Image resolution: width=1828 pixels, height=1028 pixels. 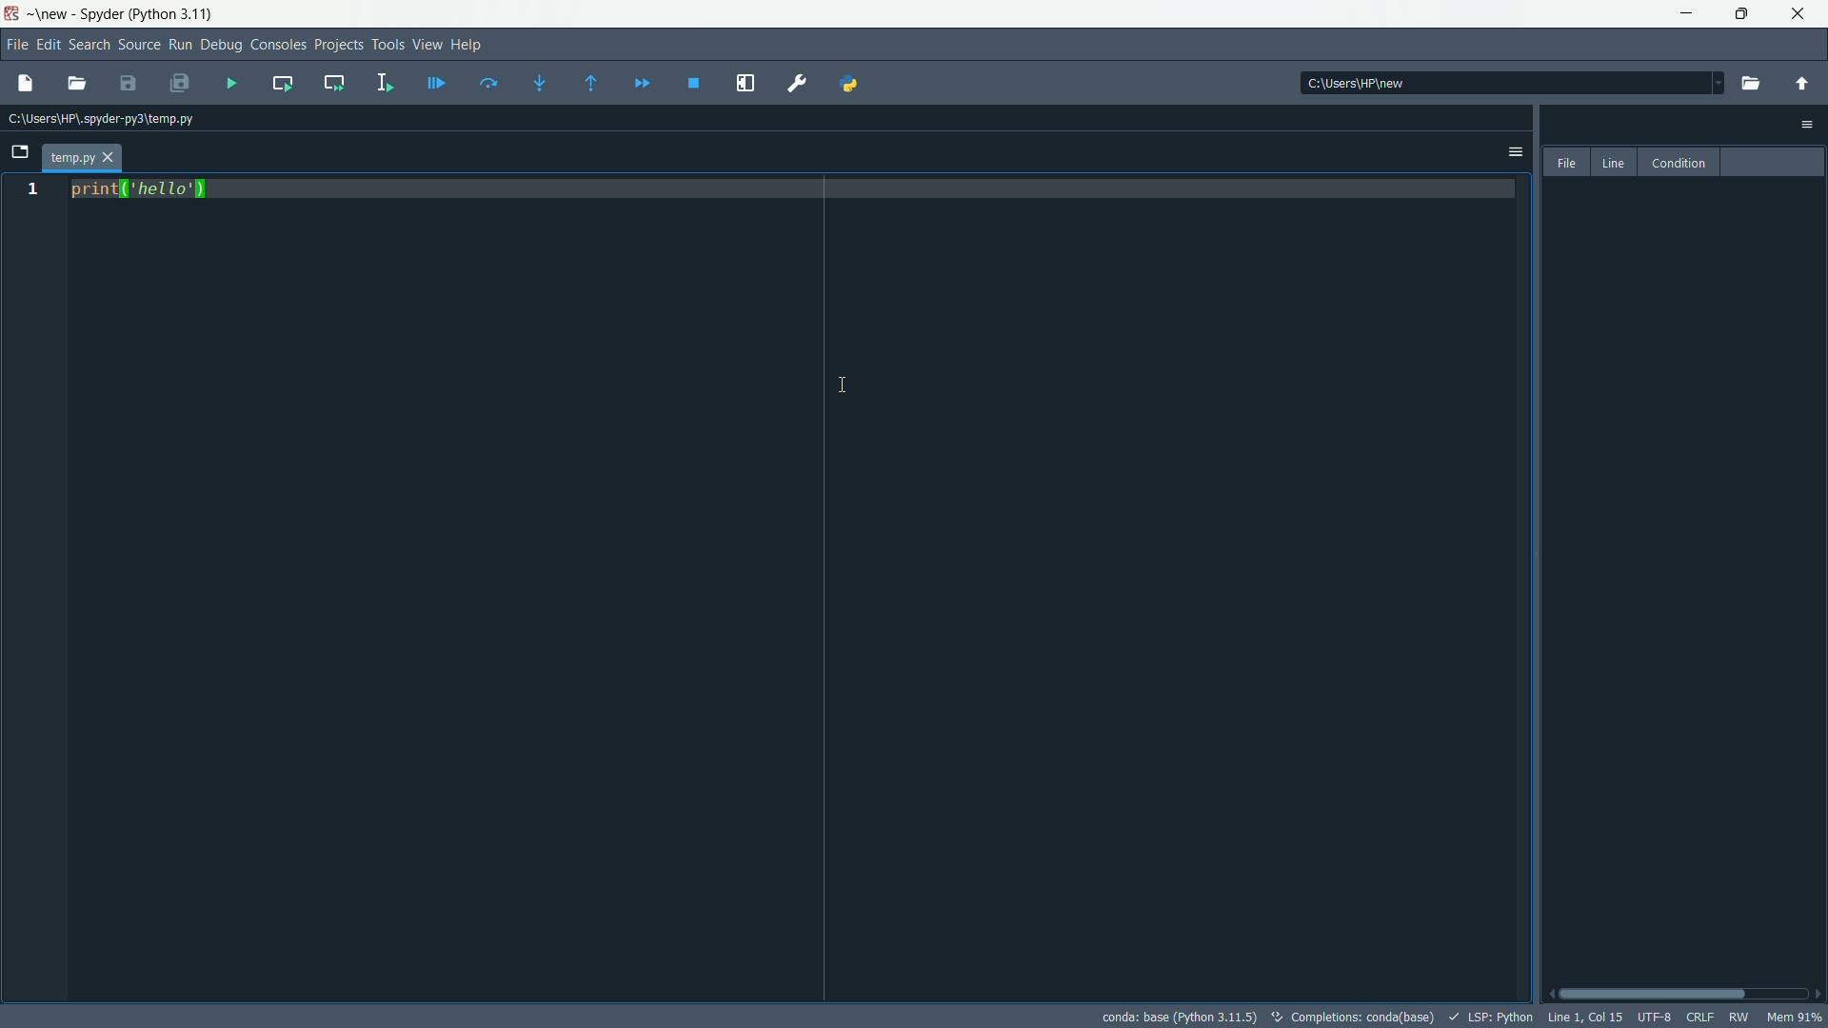 I want to click on open file, so click(x=79, y=84).